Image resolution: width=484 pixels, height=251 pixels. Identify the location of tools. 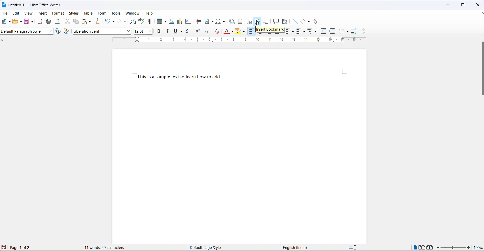
(116, 13).